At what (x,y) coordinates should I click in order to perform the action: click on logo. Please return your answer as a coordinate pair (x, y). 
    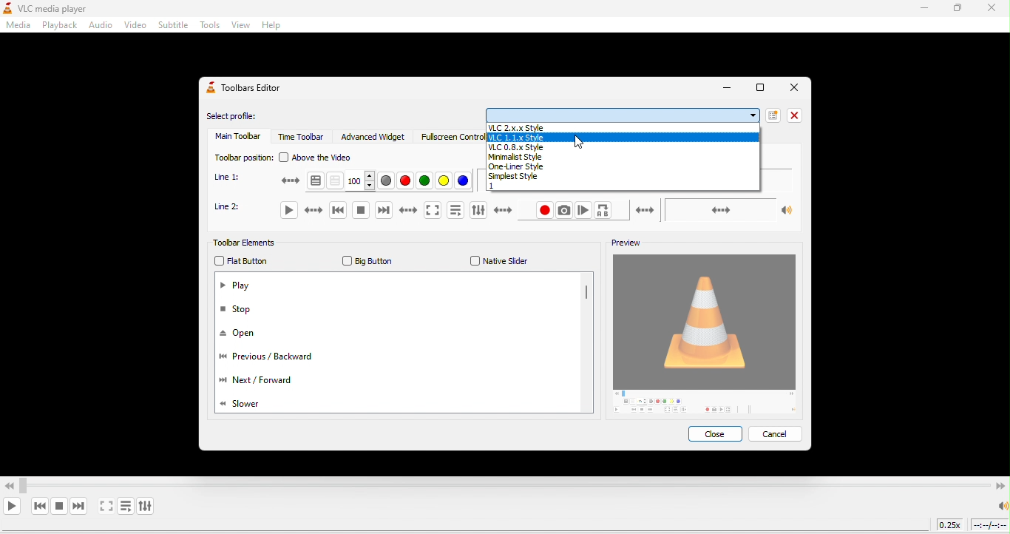
    Looking at the image, I should click on (7, 9).